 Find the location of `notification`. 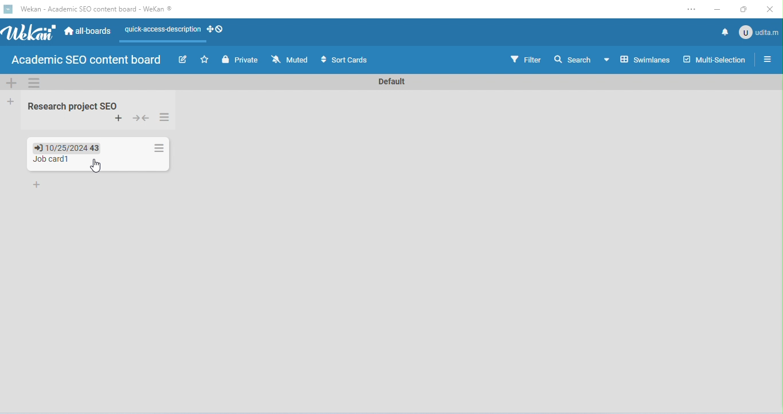

notification is located at coordinates (723, 32).